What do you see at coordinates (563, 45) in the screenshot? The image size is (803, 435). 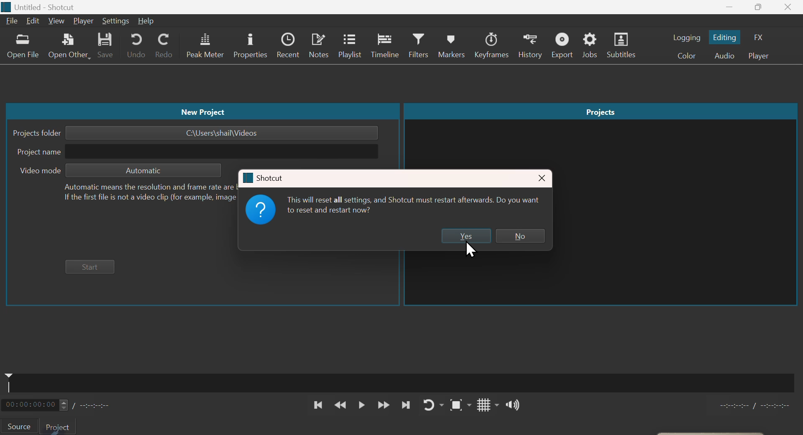 I see `Export` at bounding box center [563, 45].